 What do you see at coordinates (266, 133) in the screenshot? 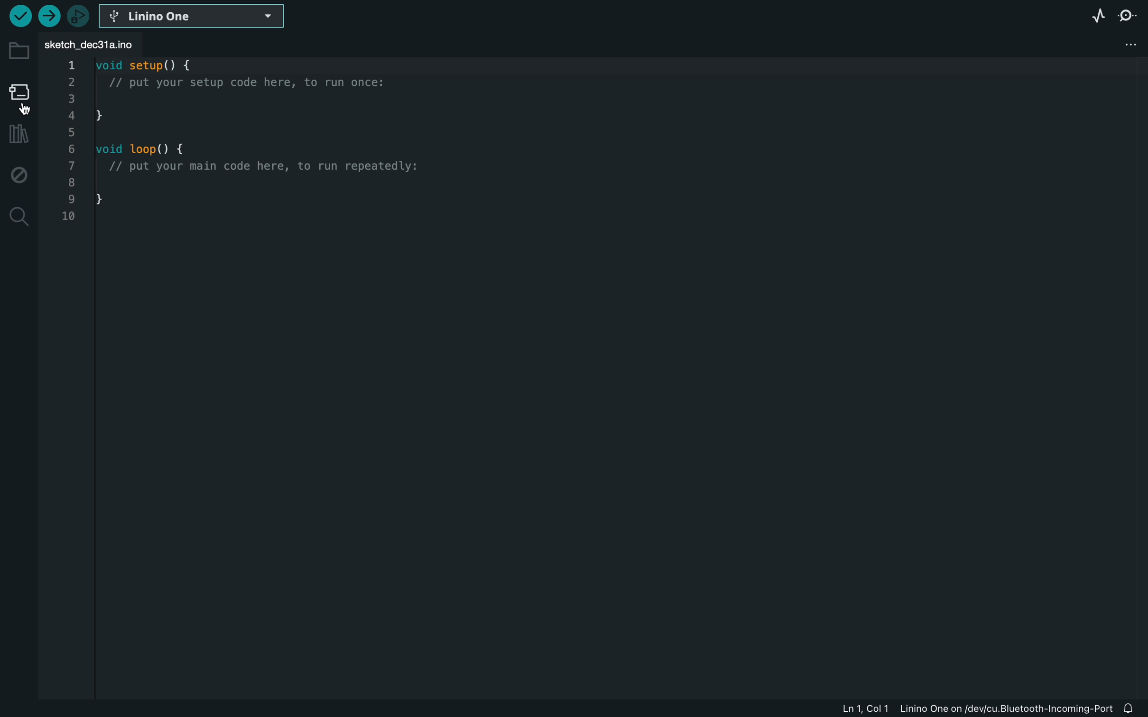
I see `code block` at bounding box center [266, 133].